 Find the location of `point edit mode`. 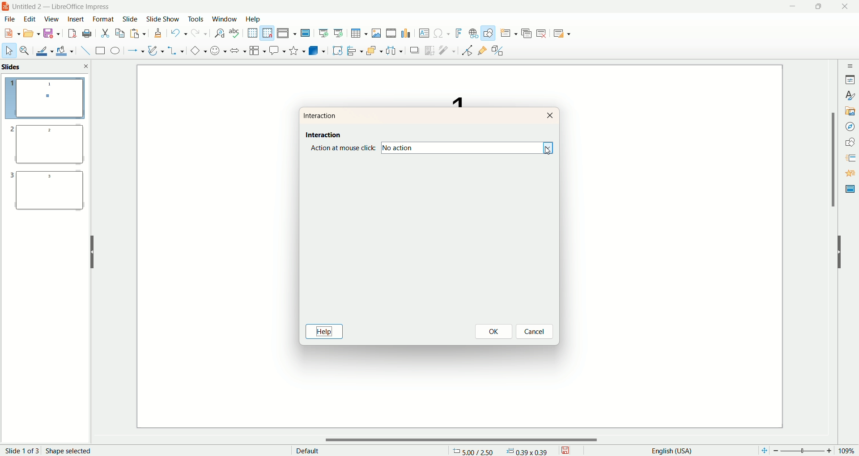

point edit mode is located at coordinates (467, 51).